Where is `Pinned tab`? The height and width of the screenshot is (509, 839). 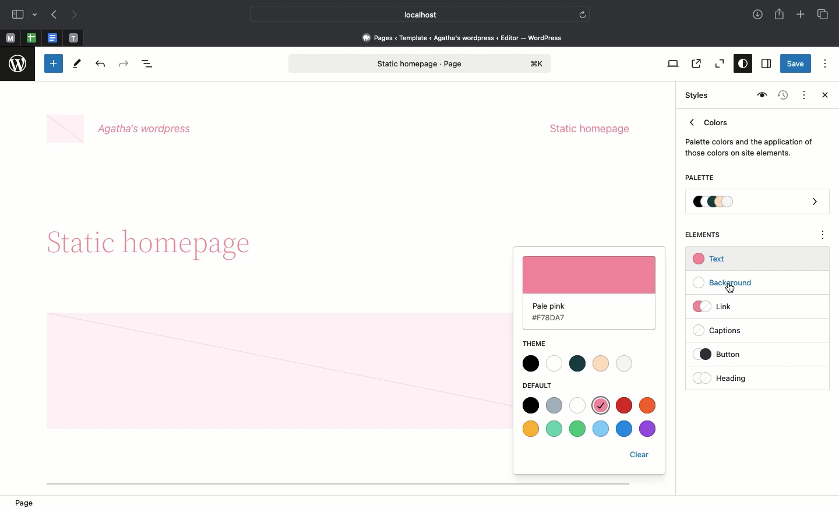 Pinned tab is located at coordinates (54, 38).